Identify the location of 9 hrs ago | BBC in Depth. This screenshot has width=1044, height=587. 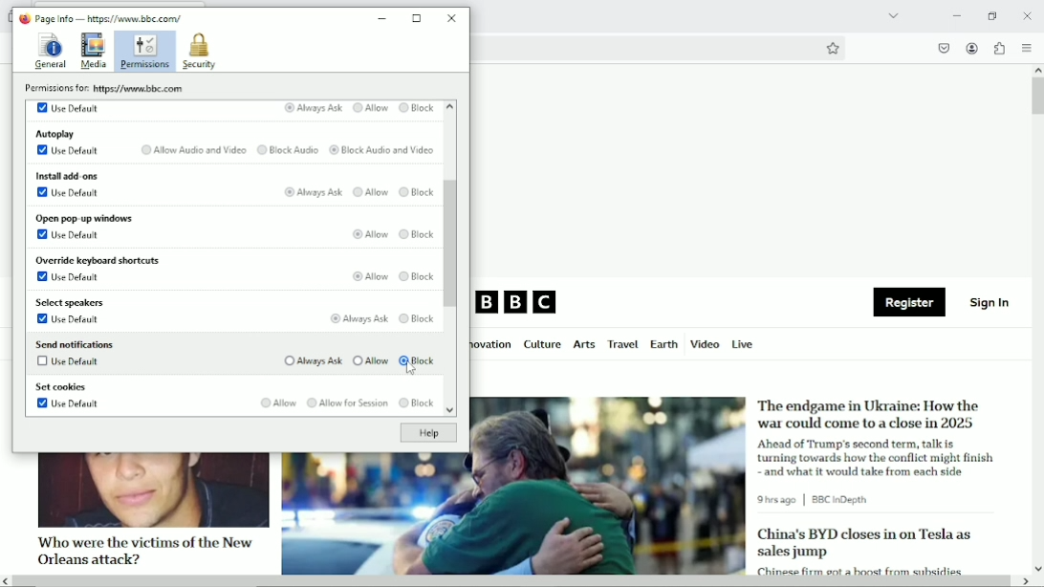
(816, 500).